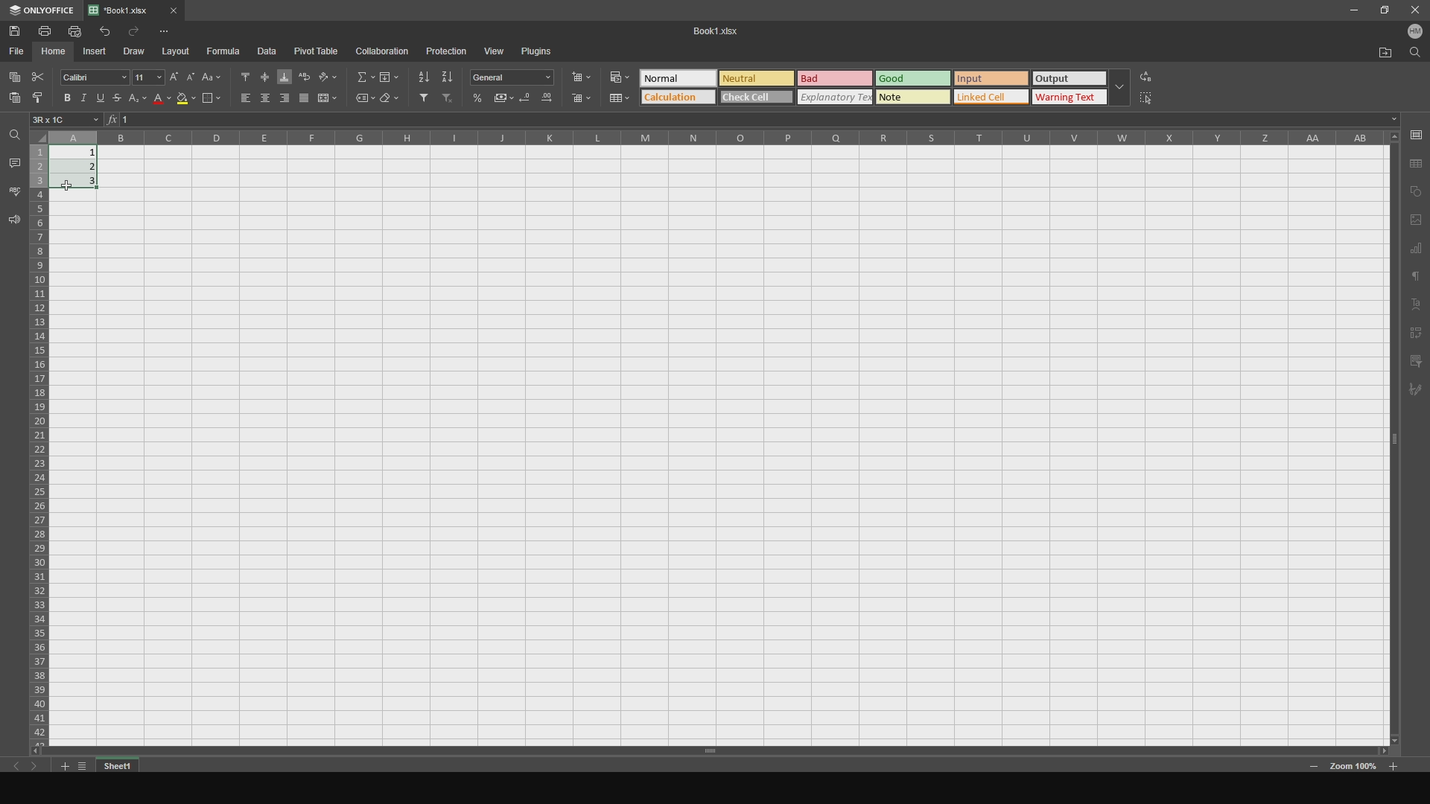 Image resolution: width=1430 pixels, height=804 pixels. Describe the element at coordinates (1379, 53) in the screenshot. I see `open file location` at that location.